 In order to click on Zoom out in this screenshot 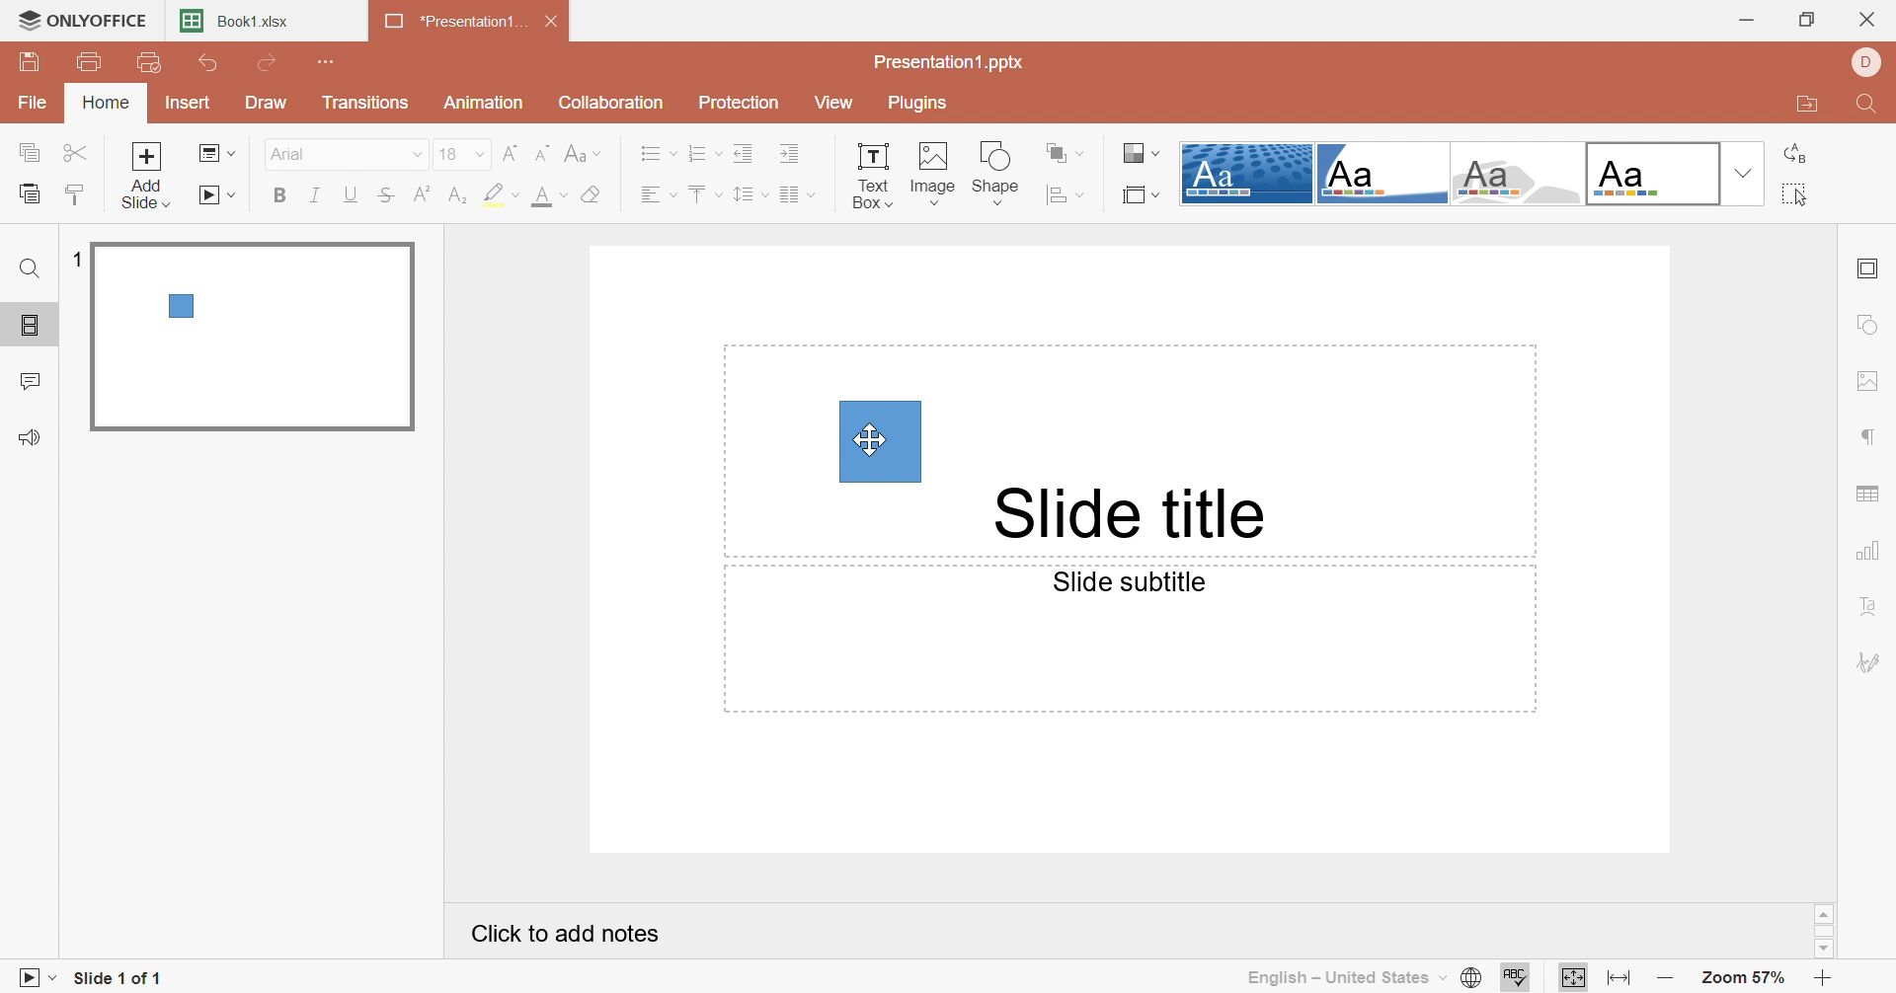, I will do `click(1667, 975)`.